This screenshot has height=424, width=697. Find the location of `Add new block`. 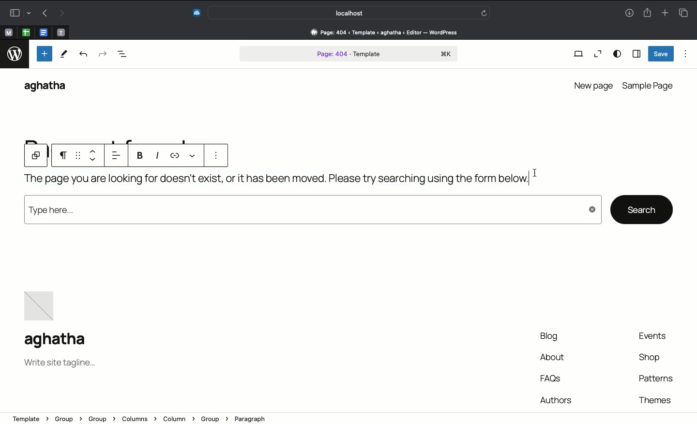

Add new block is located at coordinates (44, 54).